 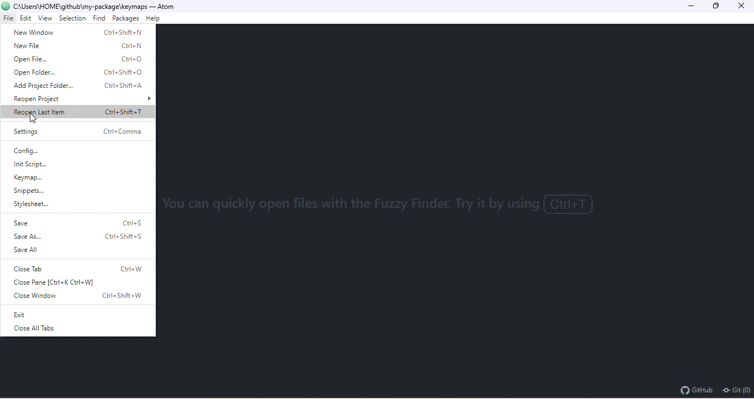 I want to click on reopen last item, so click(x=78, y=112).